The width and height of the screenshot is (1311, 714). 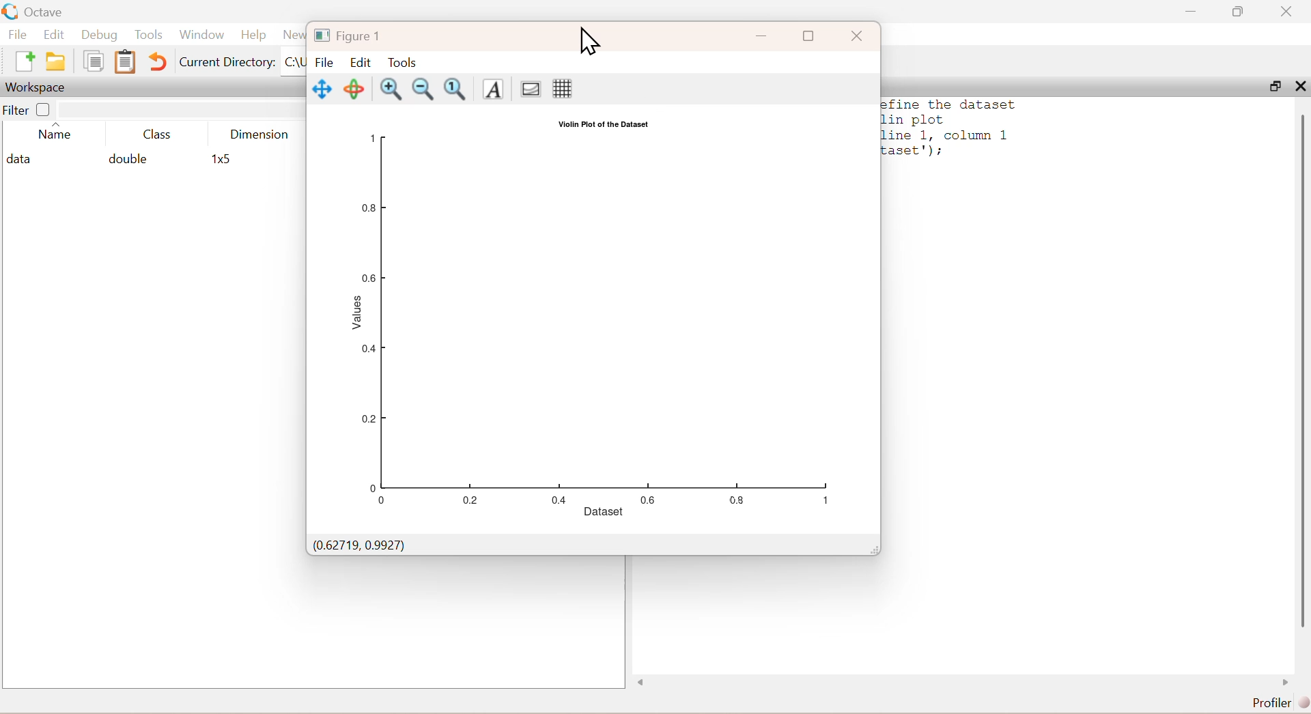 What do you see at coordinates (56, 61) in the screenshot?
I see `folder` at bounding box center [56, 61].